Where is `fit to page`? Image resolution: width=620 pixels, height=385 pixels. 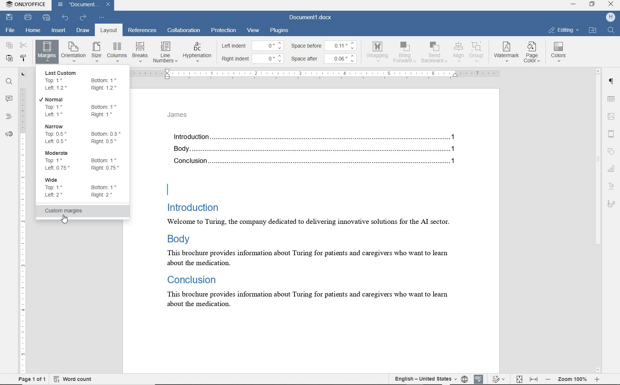 fit to page is located at coordinates (519, 378).